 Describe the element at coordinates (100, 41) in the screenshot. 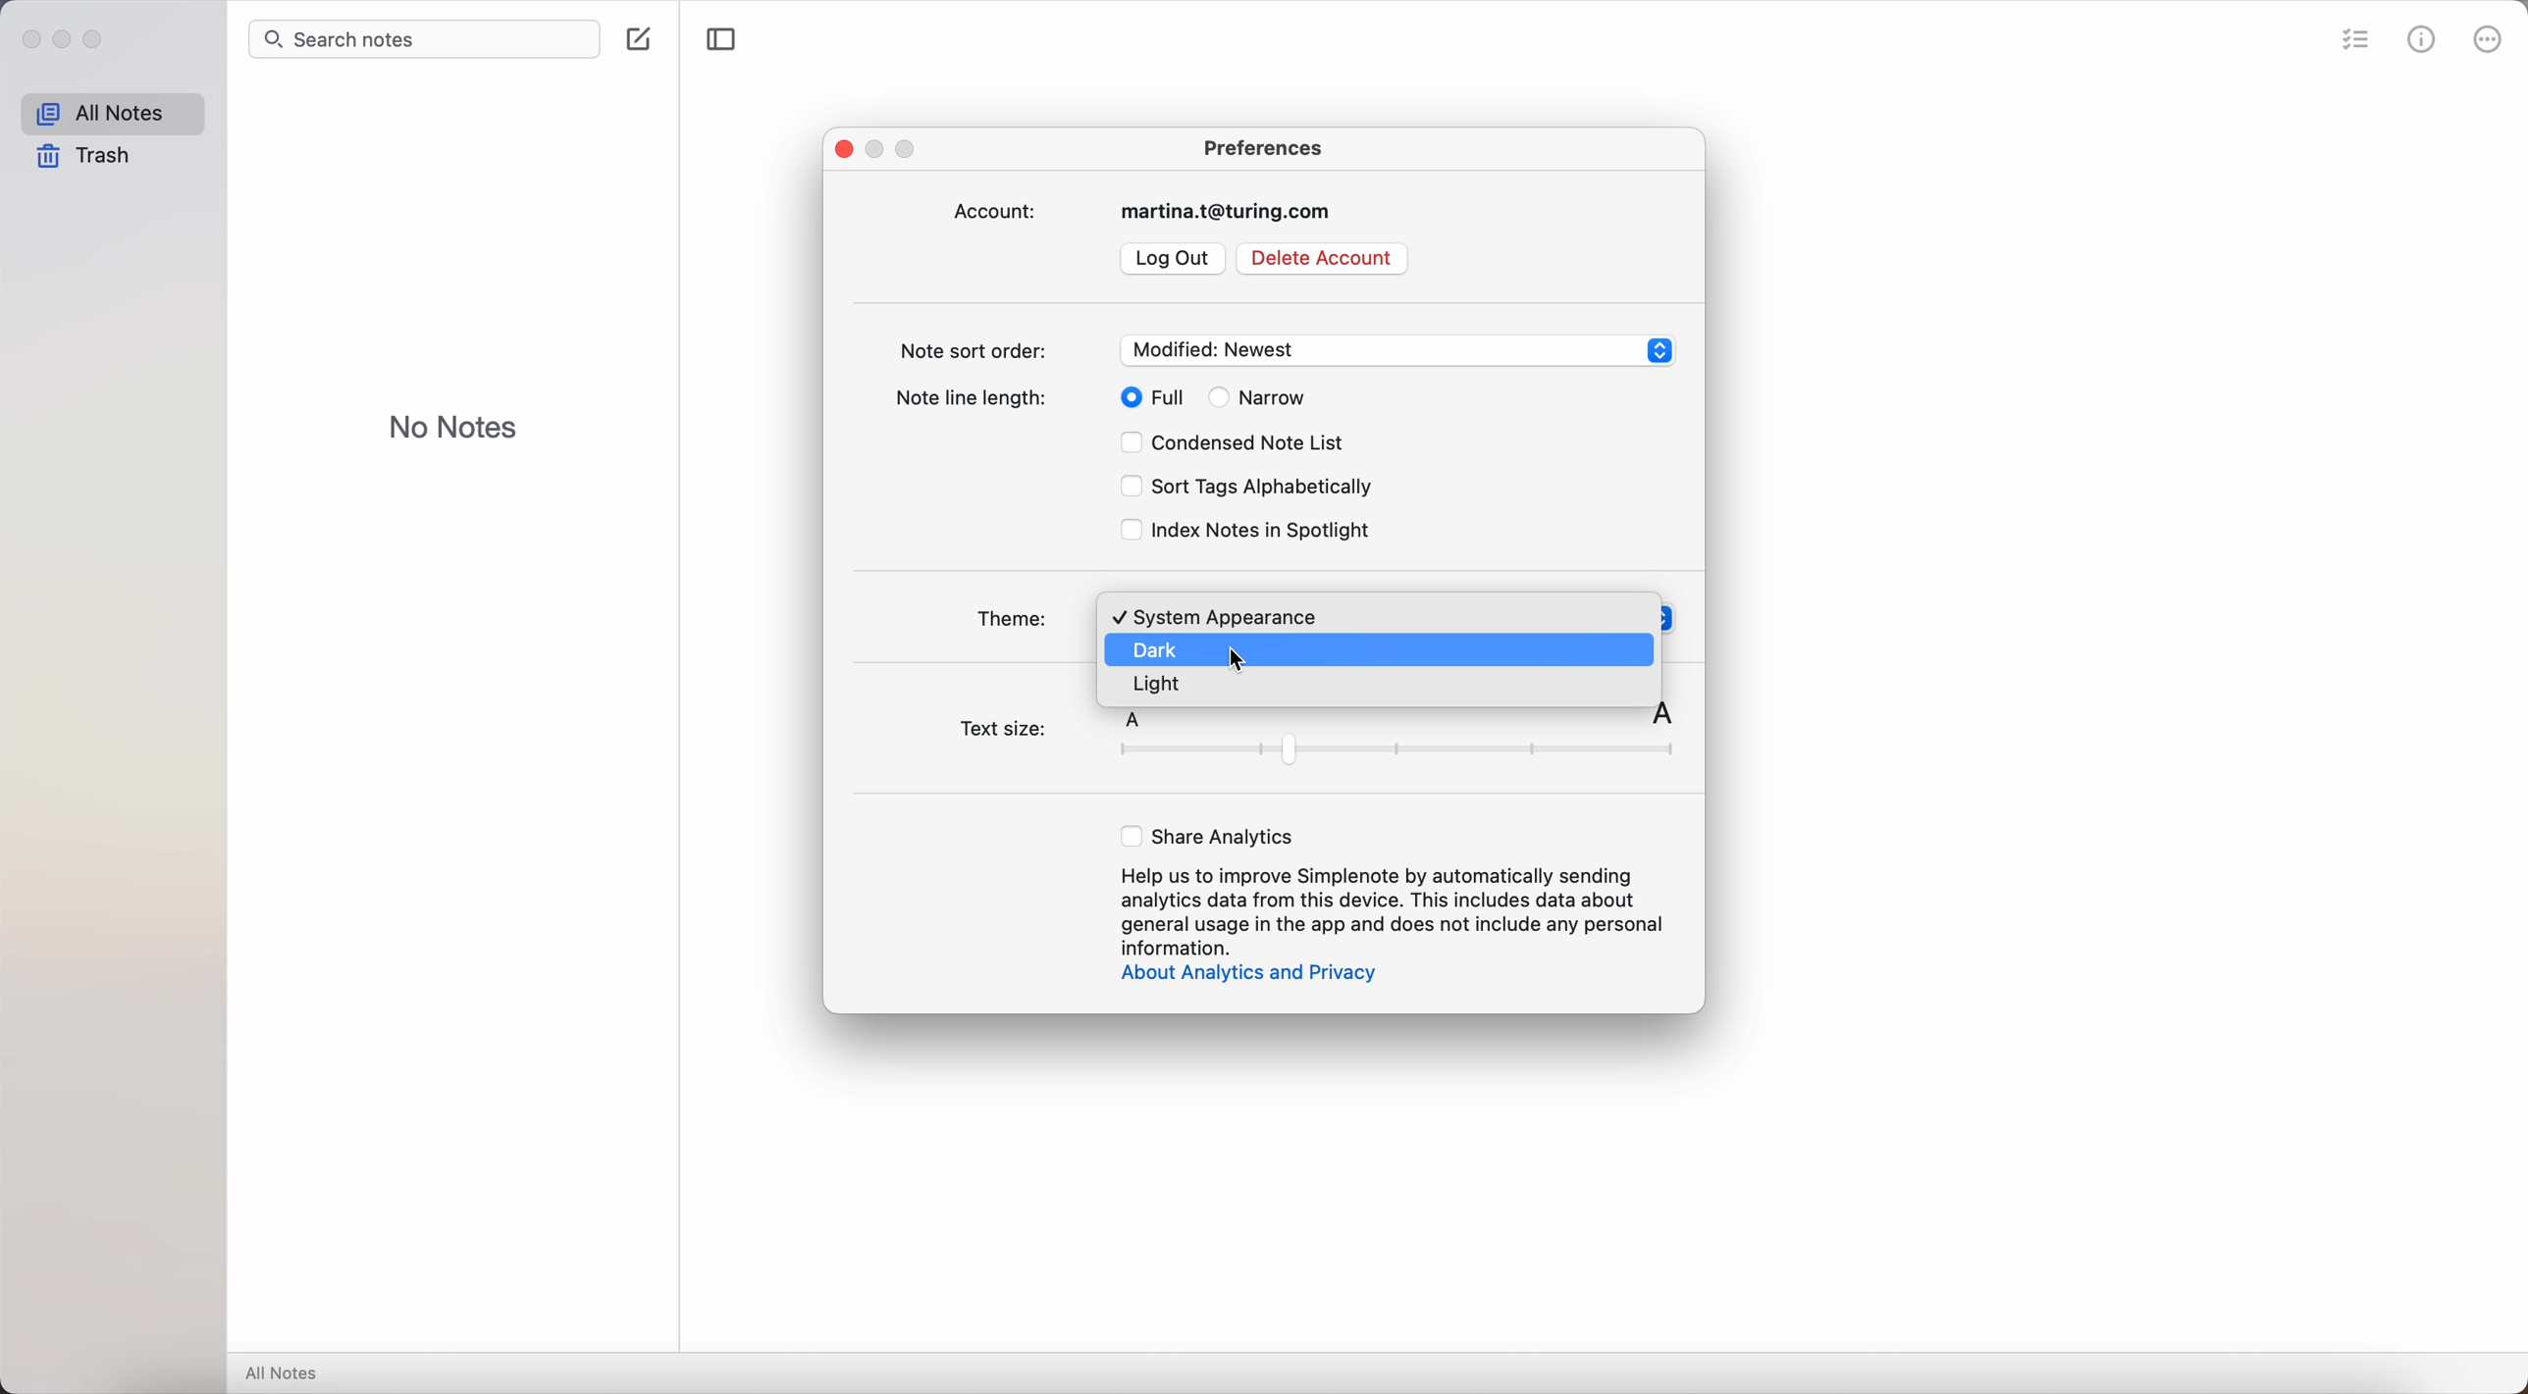

I see `maximize` at that location.